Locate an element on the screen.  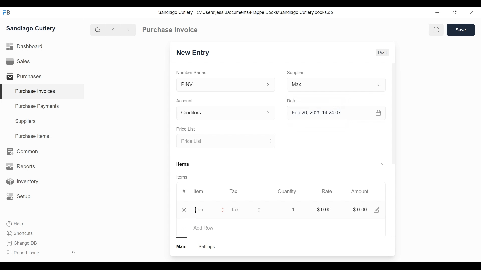
Main is located at coordinates (182, 246).